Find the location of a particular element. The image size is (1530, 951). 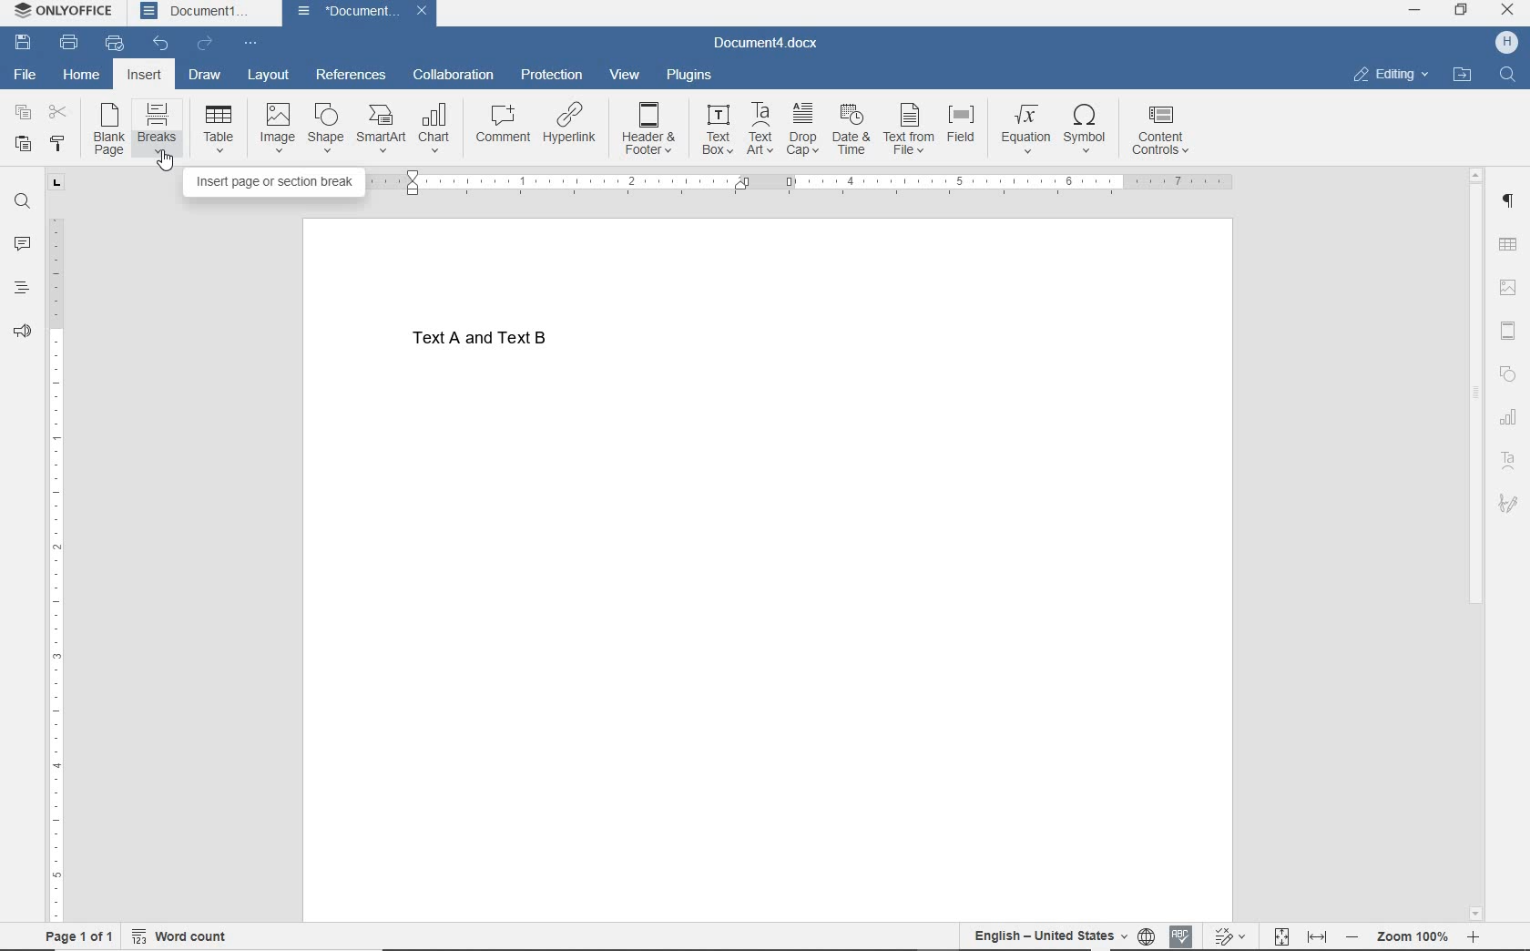

IMAGE is located at coordinates (1507, 289).